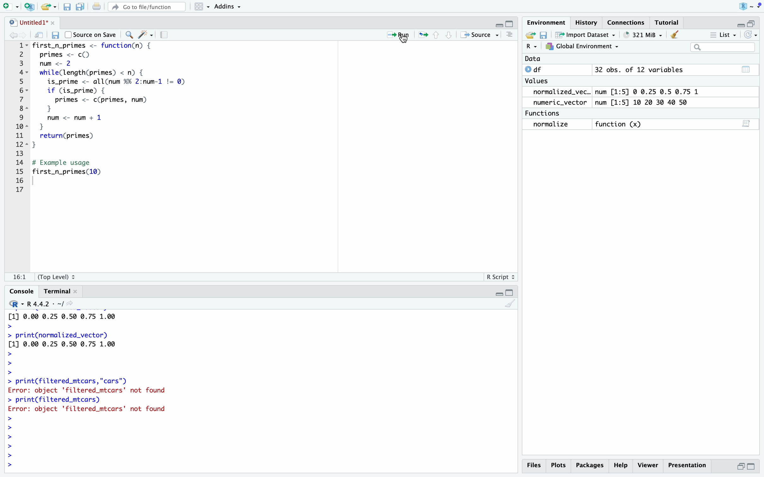  Describe the element at coordinates (752, 34) in the screenshot. I see `Refresh` at that location.